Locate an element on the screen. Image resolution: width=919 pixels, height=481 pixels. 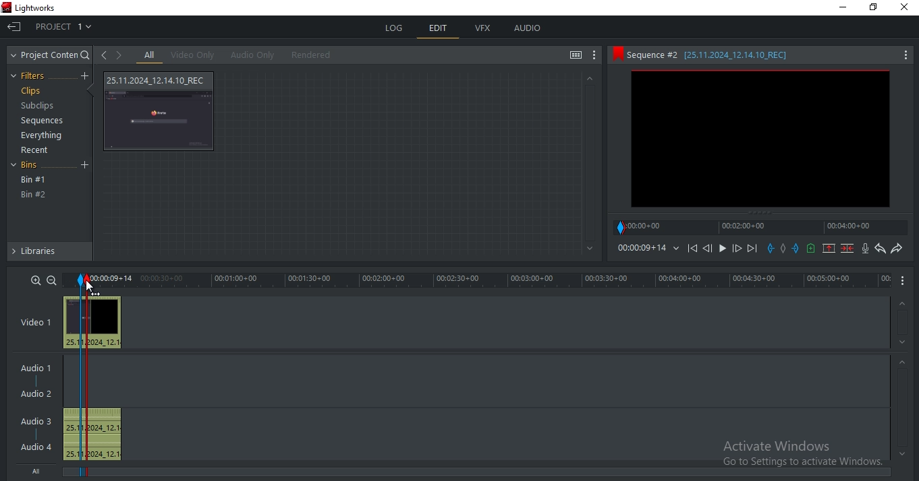
Lightworks Logo is located at coordinates (6, 9).